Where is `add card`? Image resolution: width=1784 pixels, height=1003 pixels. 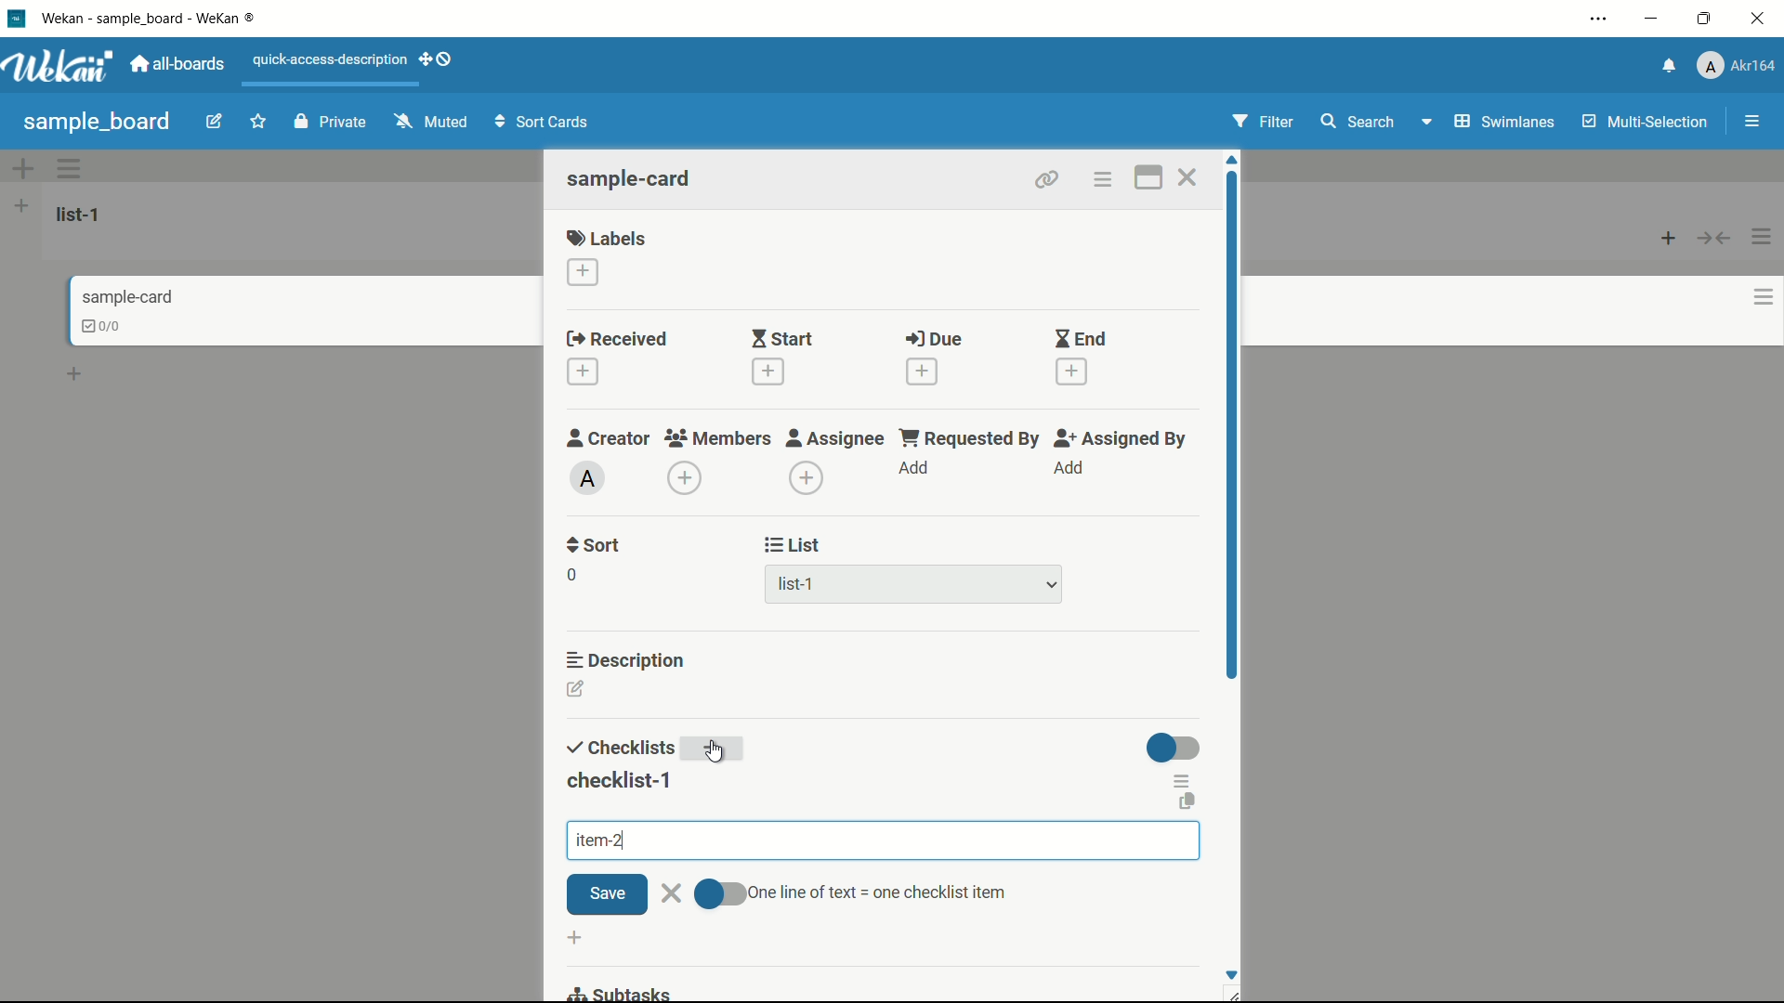
add card is located at coordinates (1669, 237).